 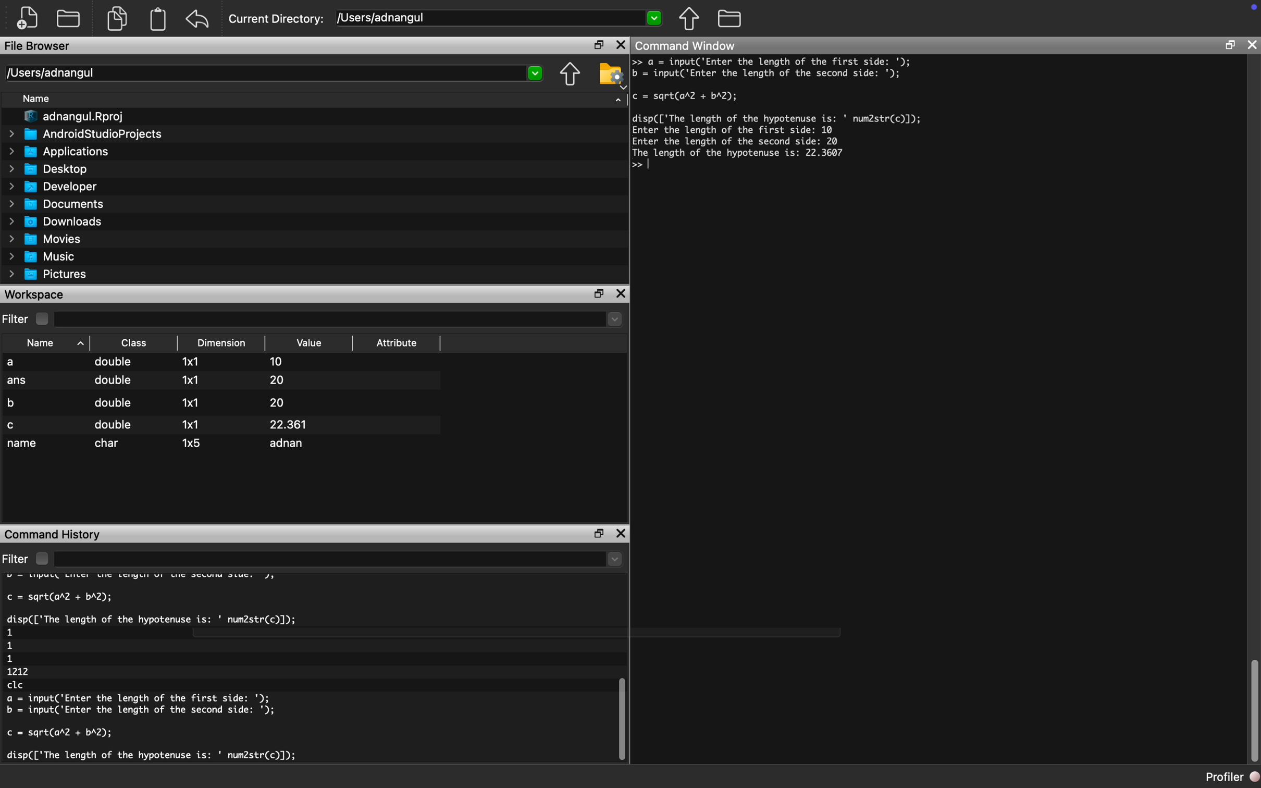 What do you see at coordinates (192, 442) in the screenshot?
I see `1x5` at bounding box center [192, 442].